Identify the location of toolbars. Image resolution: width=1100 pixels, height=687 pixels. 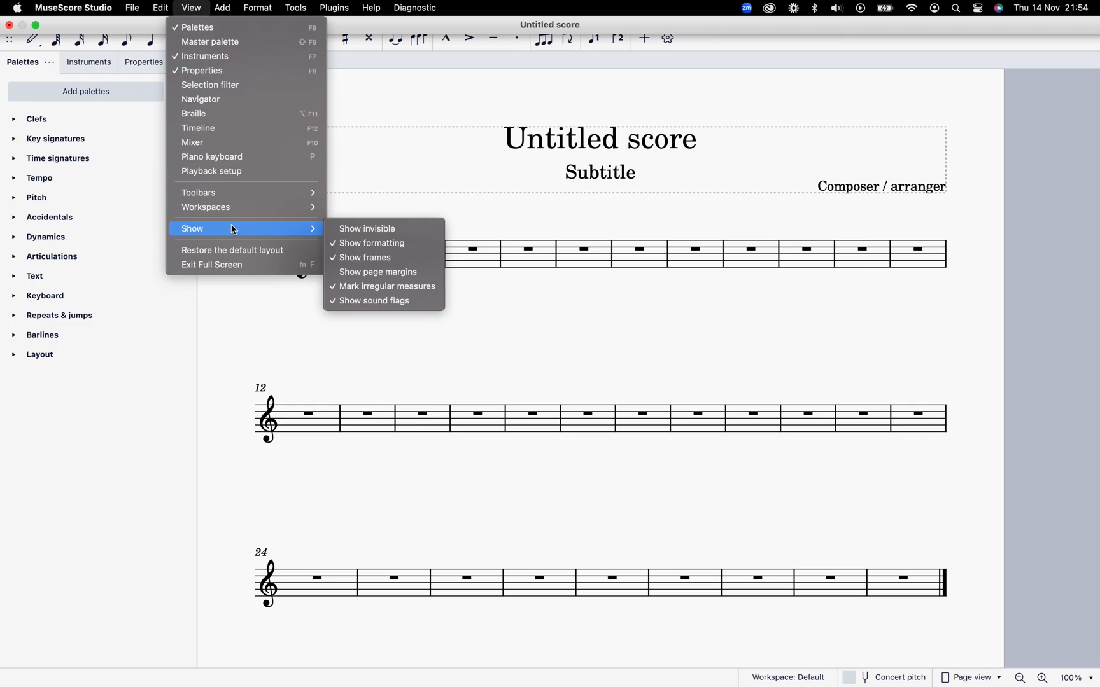
(249, 191).